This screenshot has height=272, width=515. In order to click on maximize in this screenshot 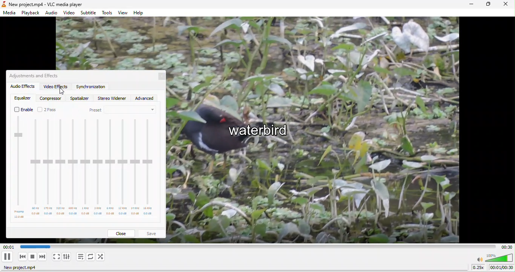, I will do `click(486, 5)`.